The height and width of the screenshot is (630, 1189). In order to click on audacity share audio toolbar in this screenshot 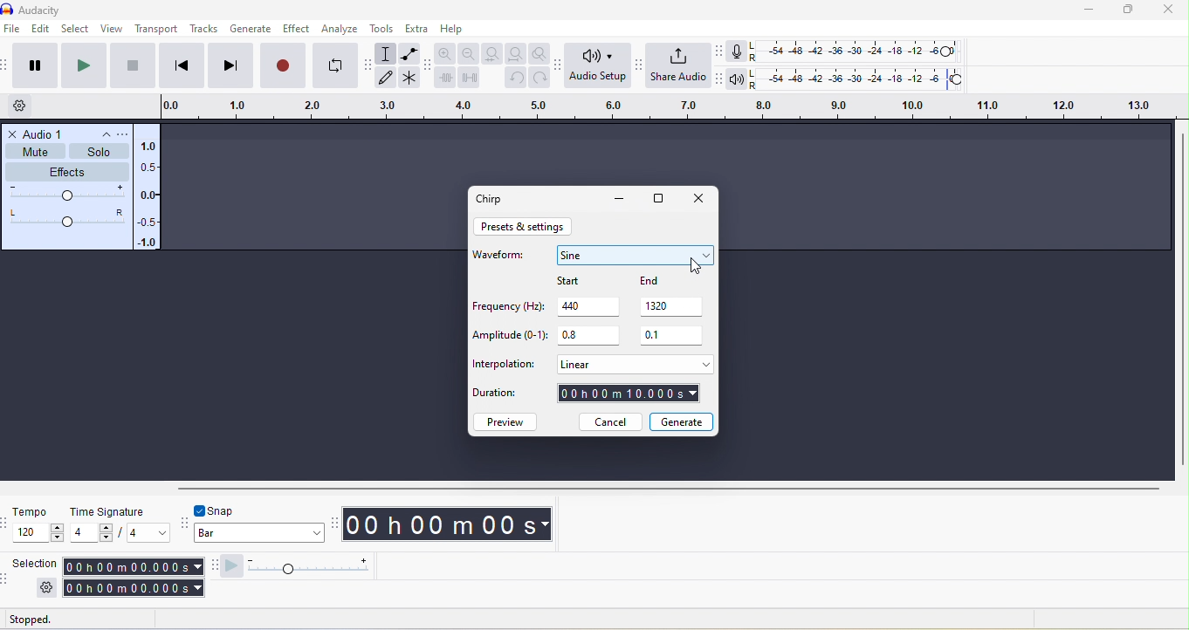, I will do `click(643, 70)`.